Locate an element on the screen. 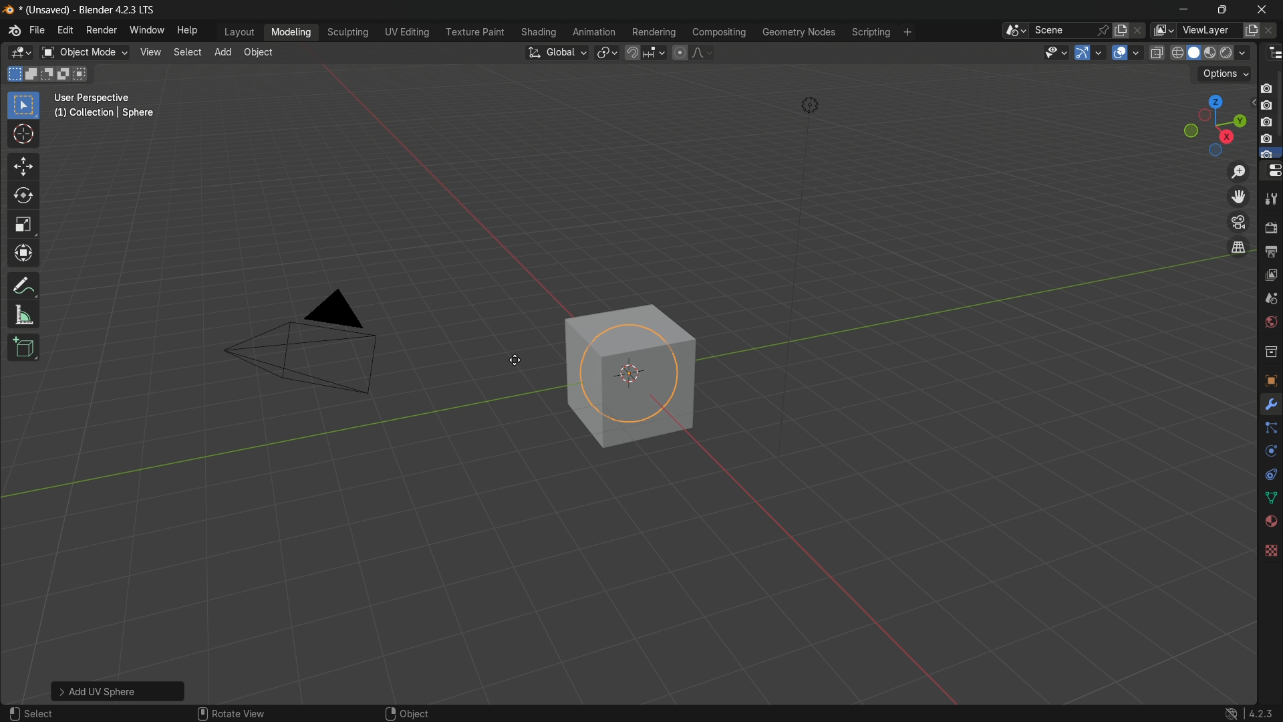 The width and height of the screenshot is (1283, 722). uv editing menu is located at coordinates (407, 32).